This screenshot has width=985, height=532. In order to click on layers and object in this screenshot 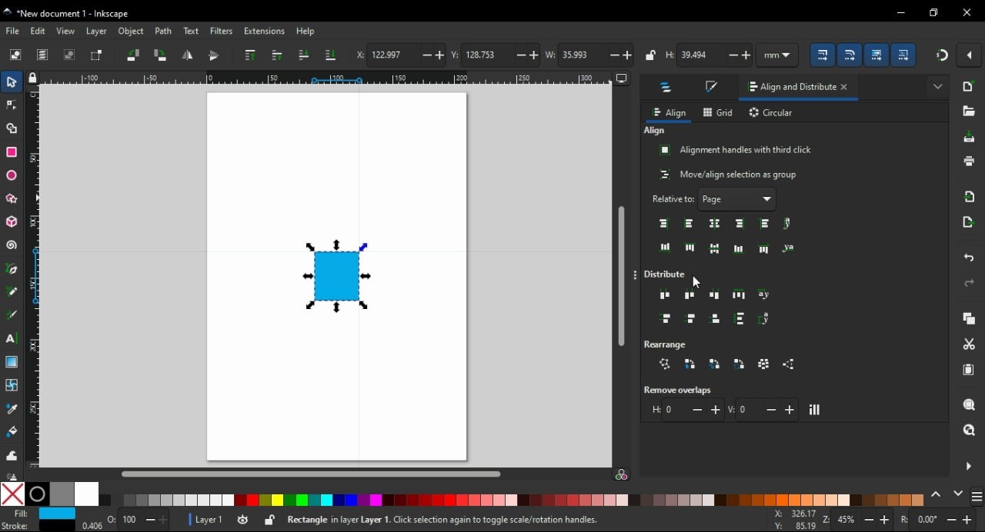, I will do `click(668, 89)`.